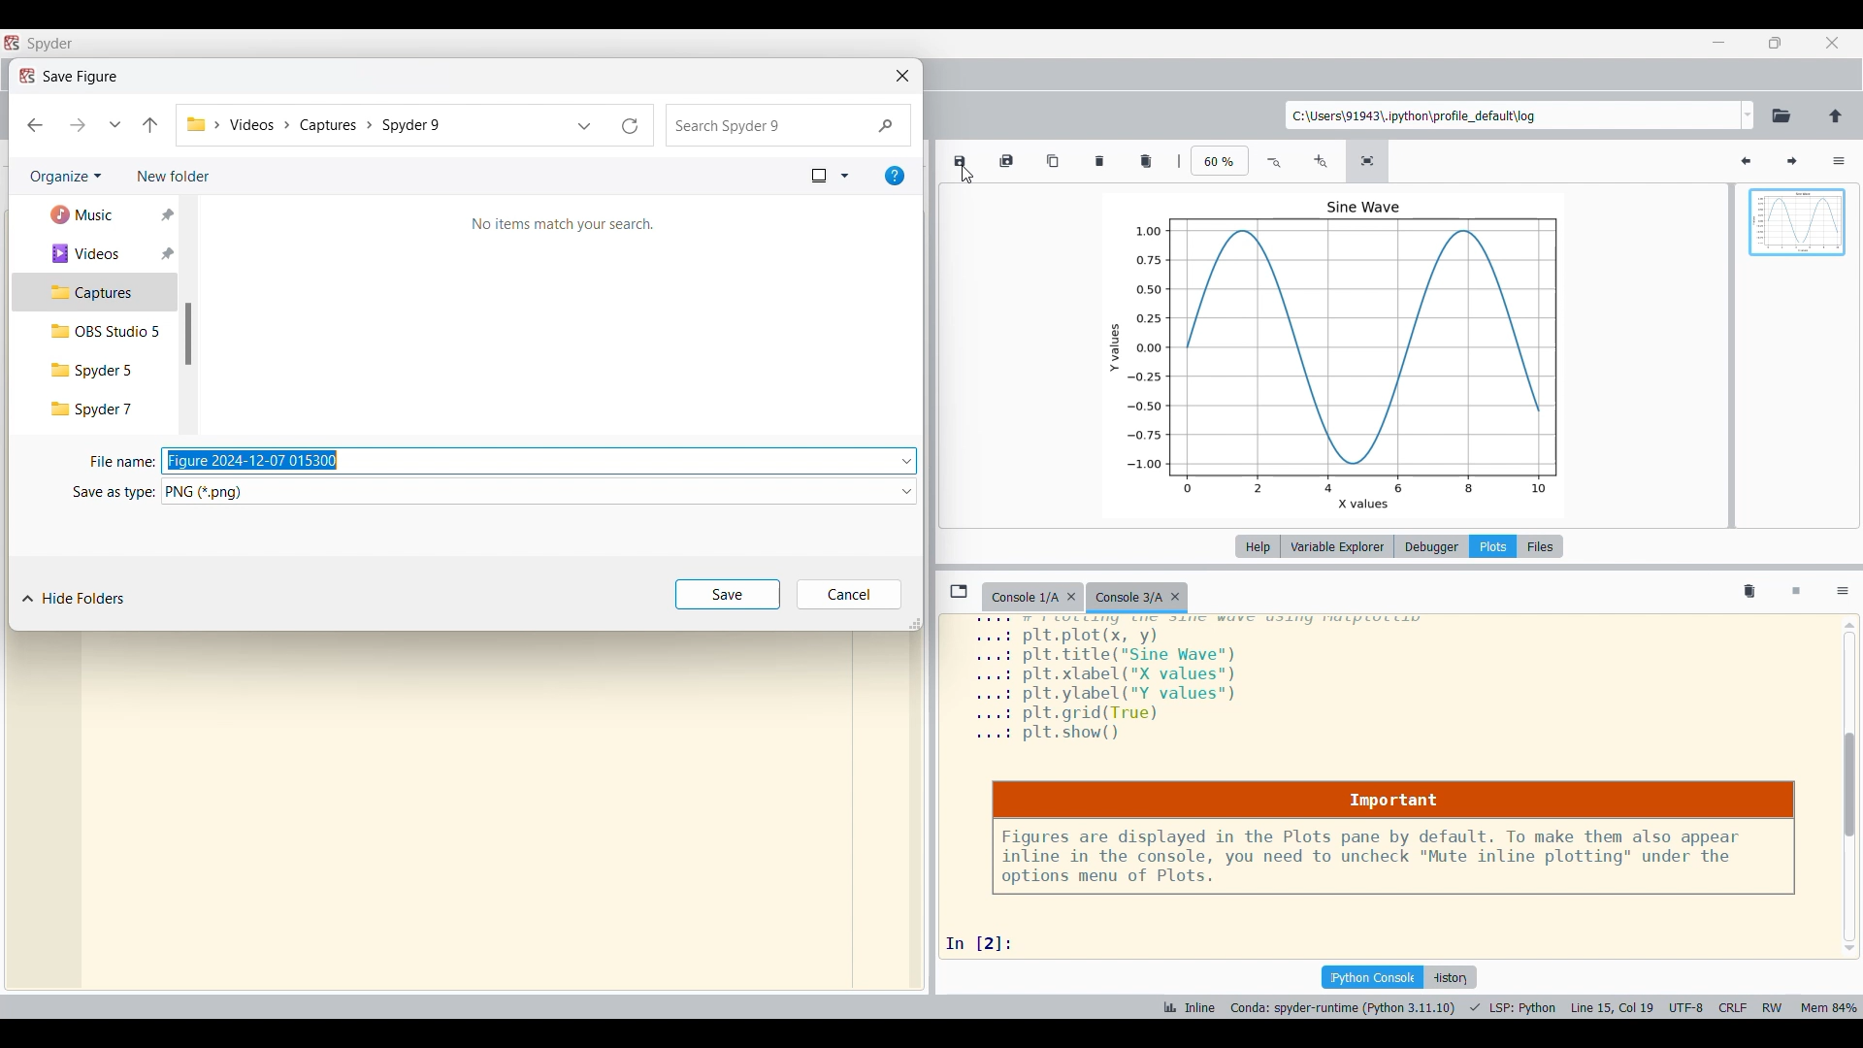  What do you see at coordinates (1320, 162) in the screenshot?
I see `Zoom in` at bounding box center [1320, 162].